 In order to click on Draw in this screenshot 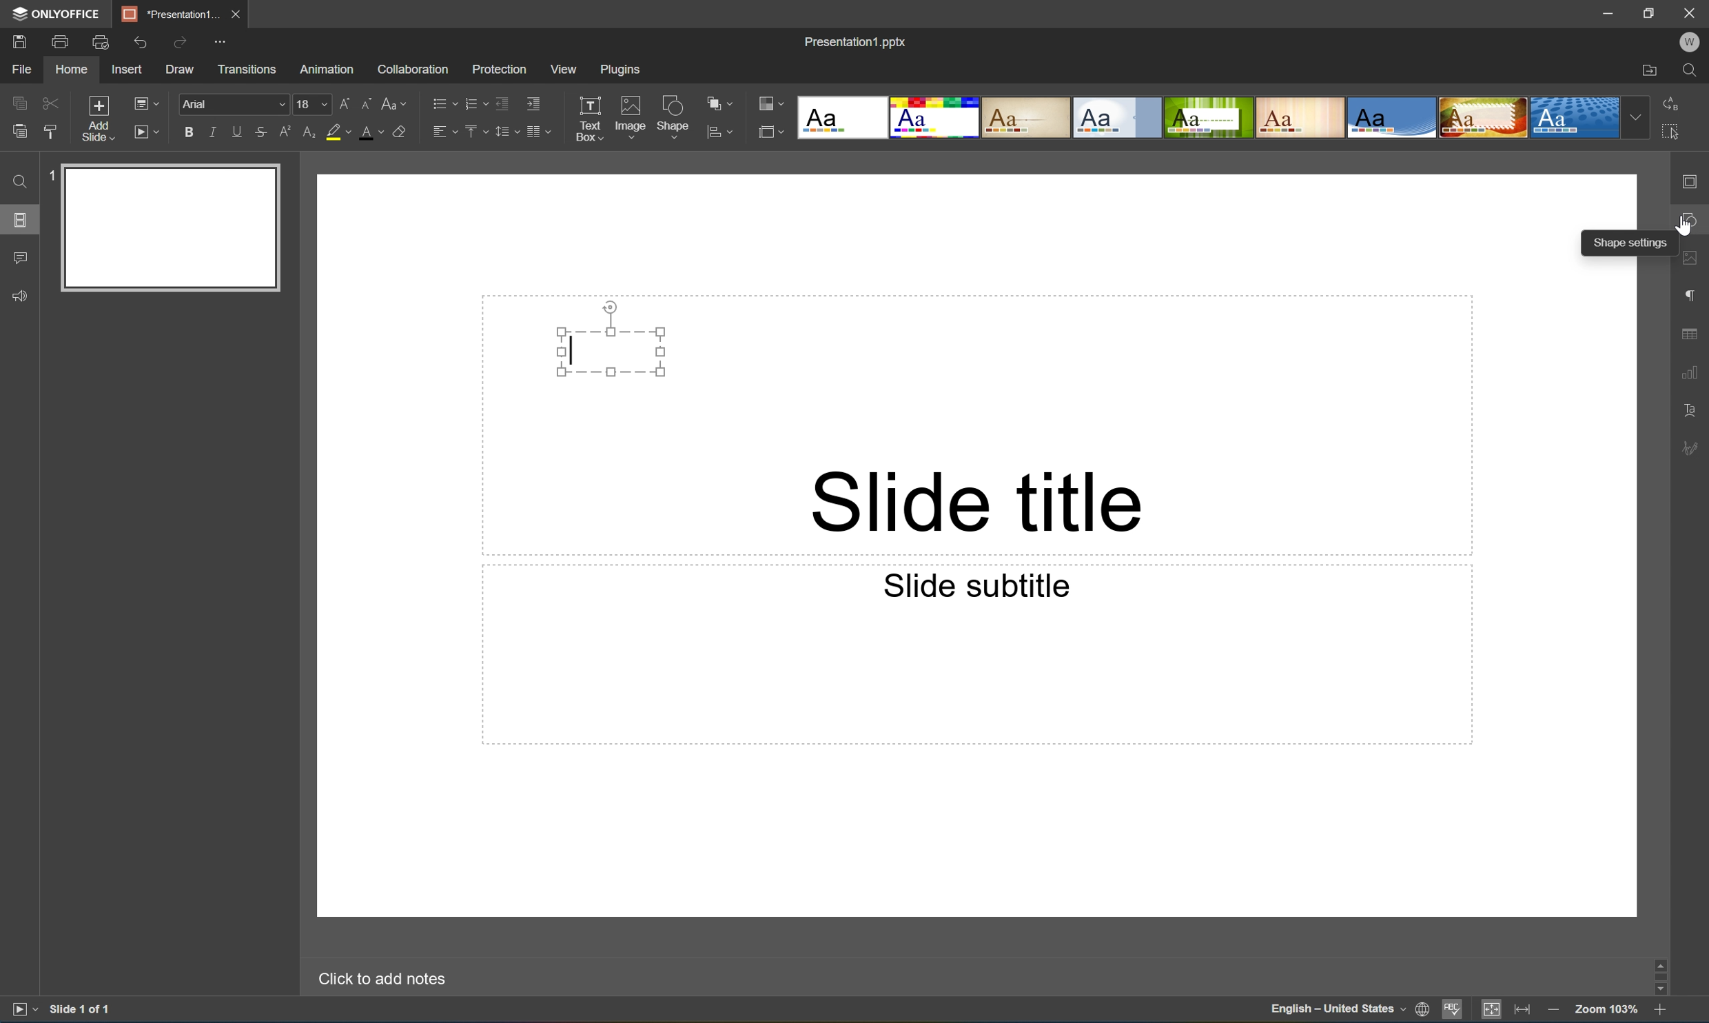, I will do `click(182, 70)`.